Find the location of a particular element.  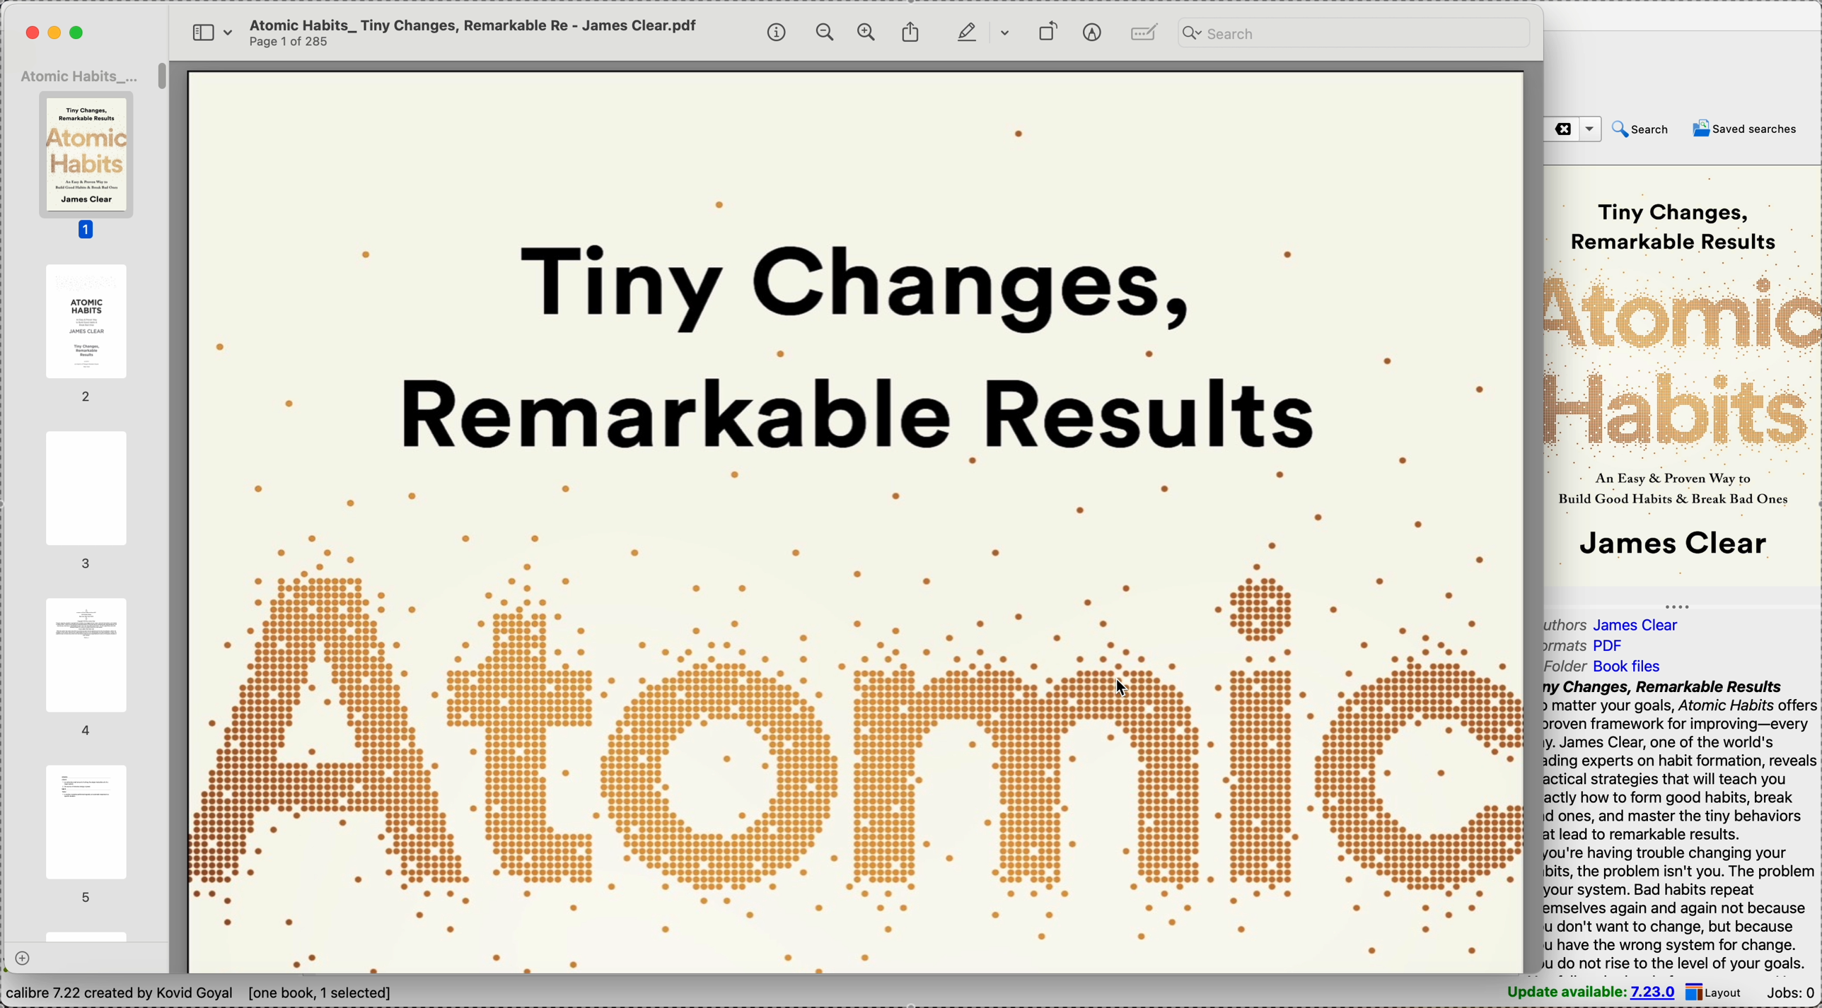

Calibre 7.22 created by Kovid Goyal [one book, 1 selected] is located at coordinates (200, 995).